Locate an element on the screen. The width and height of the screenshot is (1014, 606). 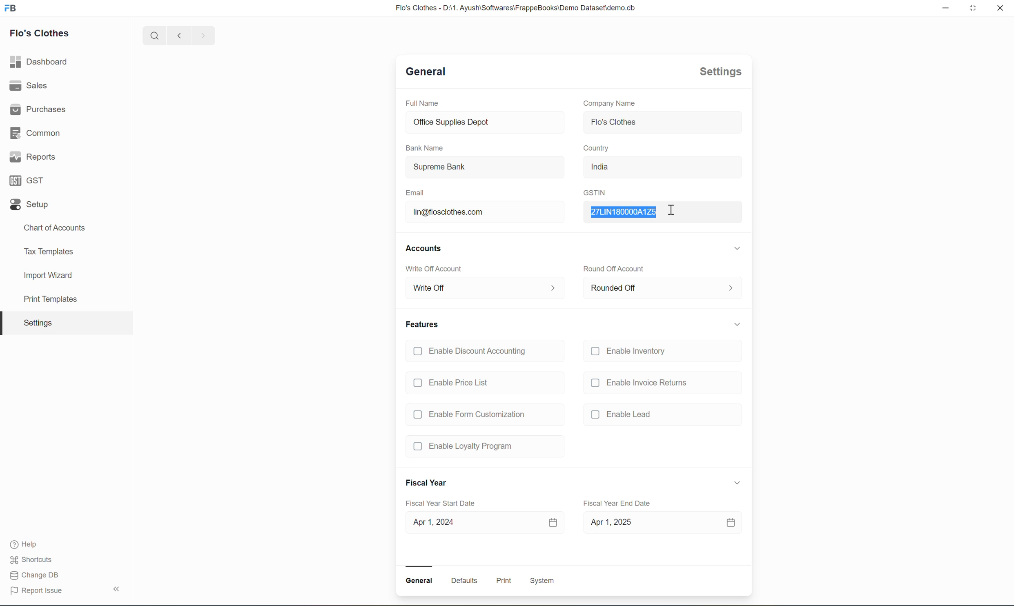
Print is located at coordinates (504, 580).